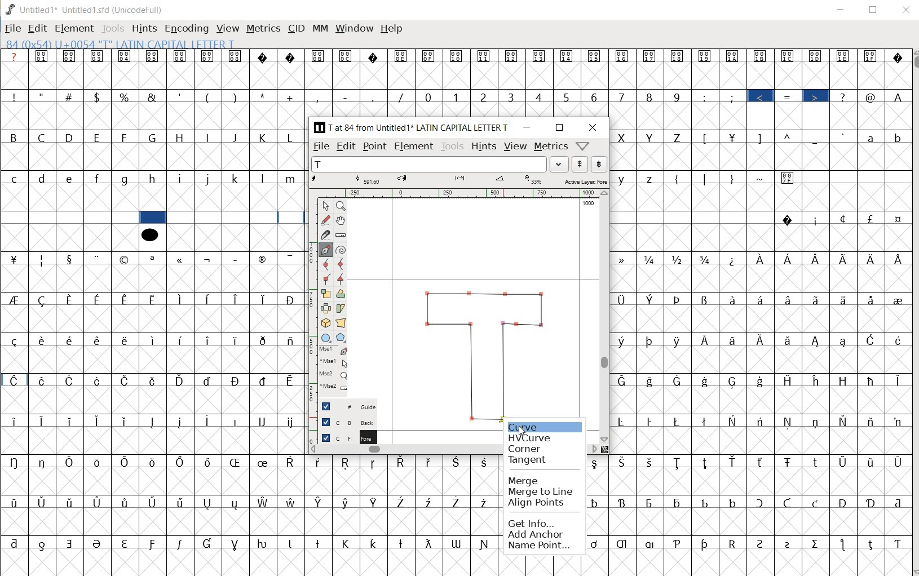 Image resolution: width=919 pixels, height=576 pixels. I want to click on Symbol, so click(843, 219).